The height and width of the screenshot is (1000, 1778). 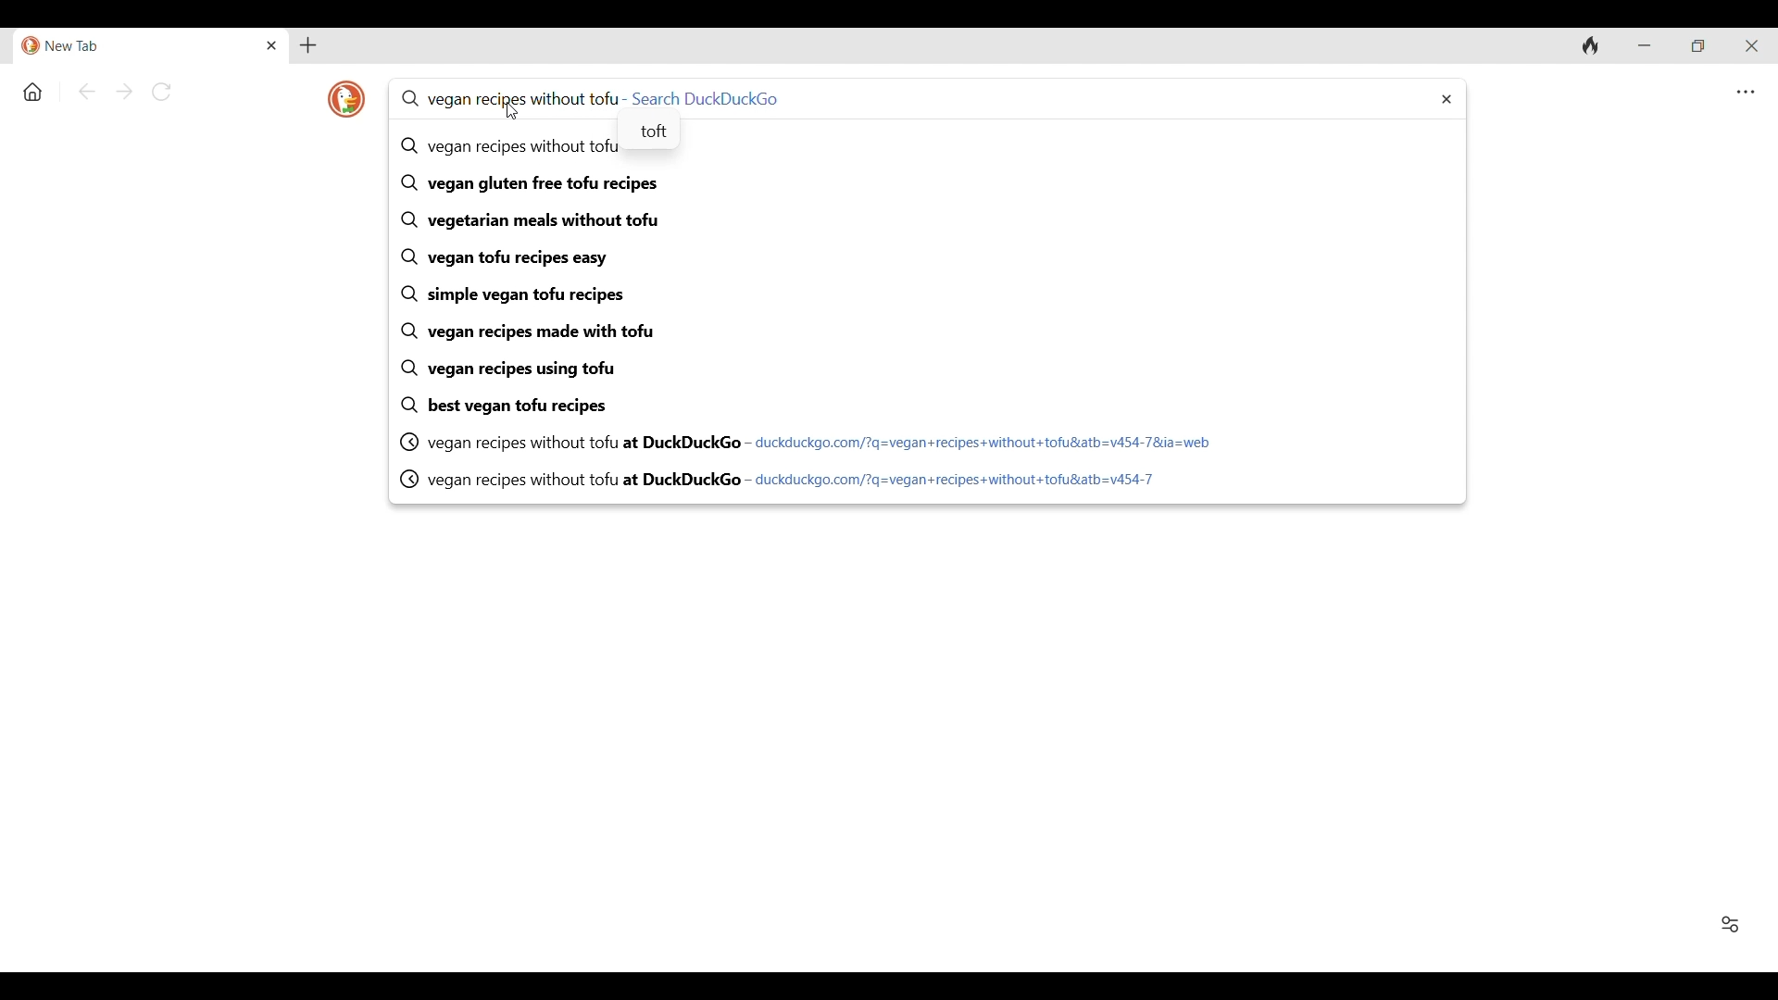 What do you see at coordinates (590, 98) in the screenshot?
I see `vegan recipes without tofu - Search DuckDuckGo` at bounding box center [590, 98].